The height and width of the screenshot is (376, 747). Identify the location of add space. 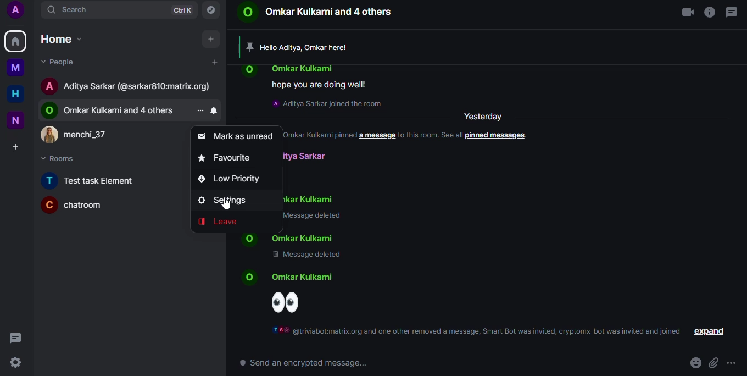
(20, 147).